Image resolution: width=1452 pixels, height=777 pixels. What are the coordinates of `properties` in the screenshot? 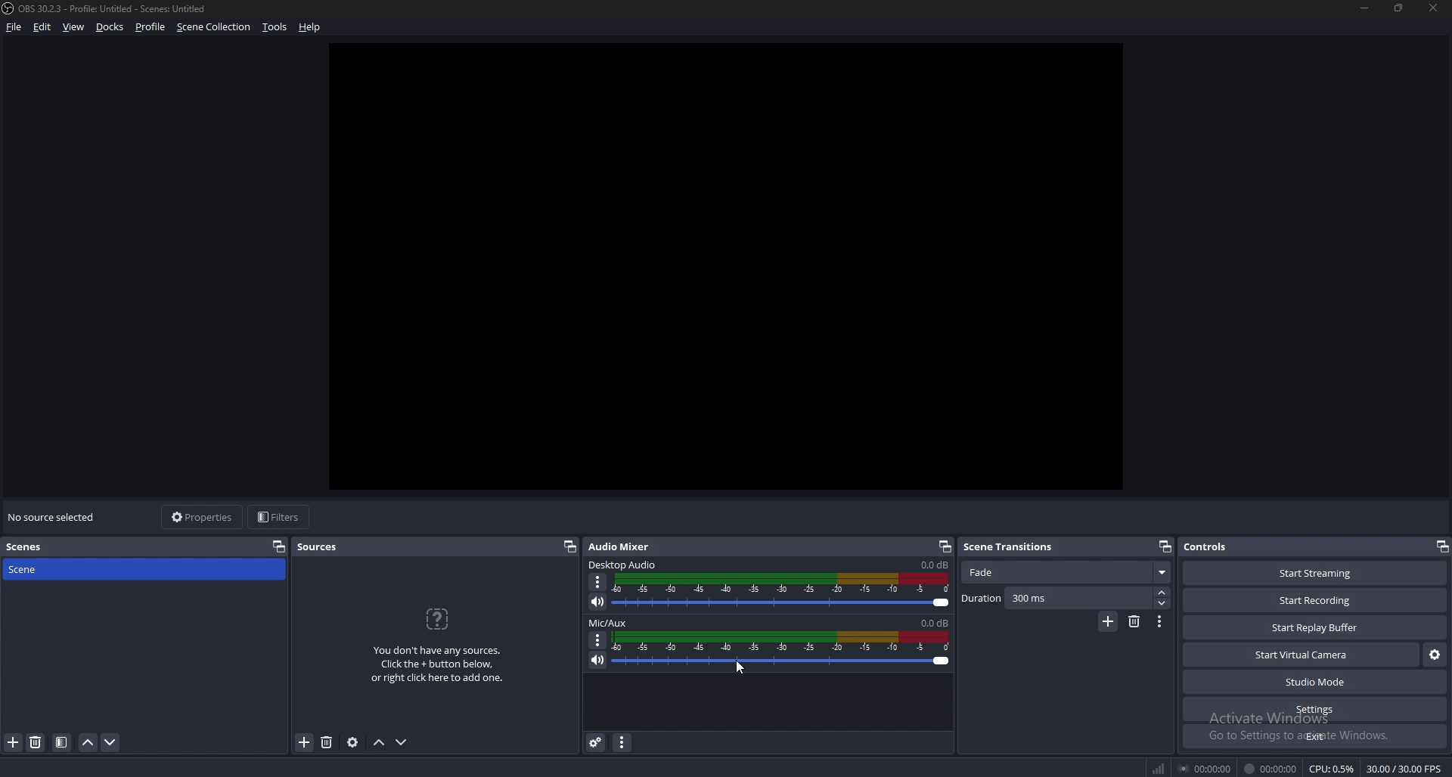 It's located at (205, 517).